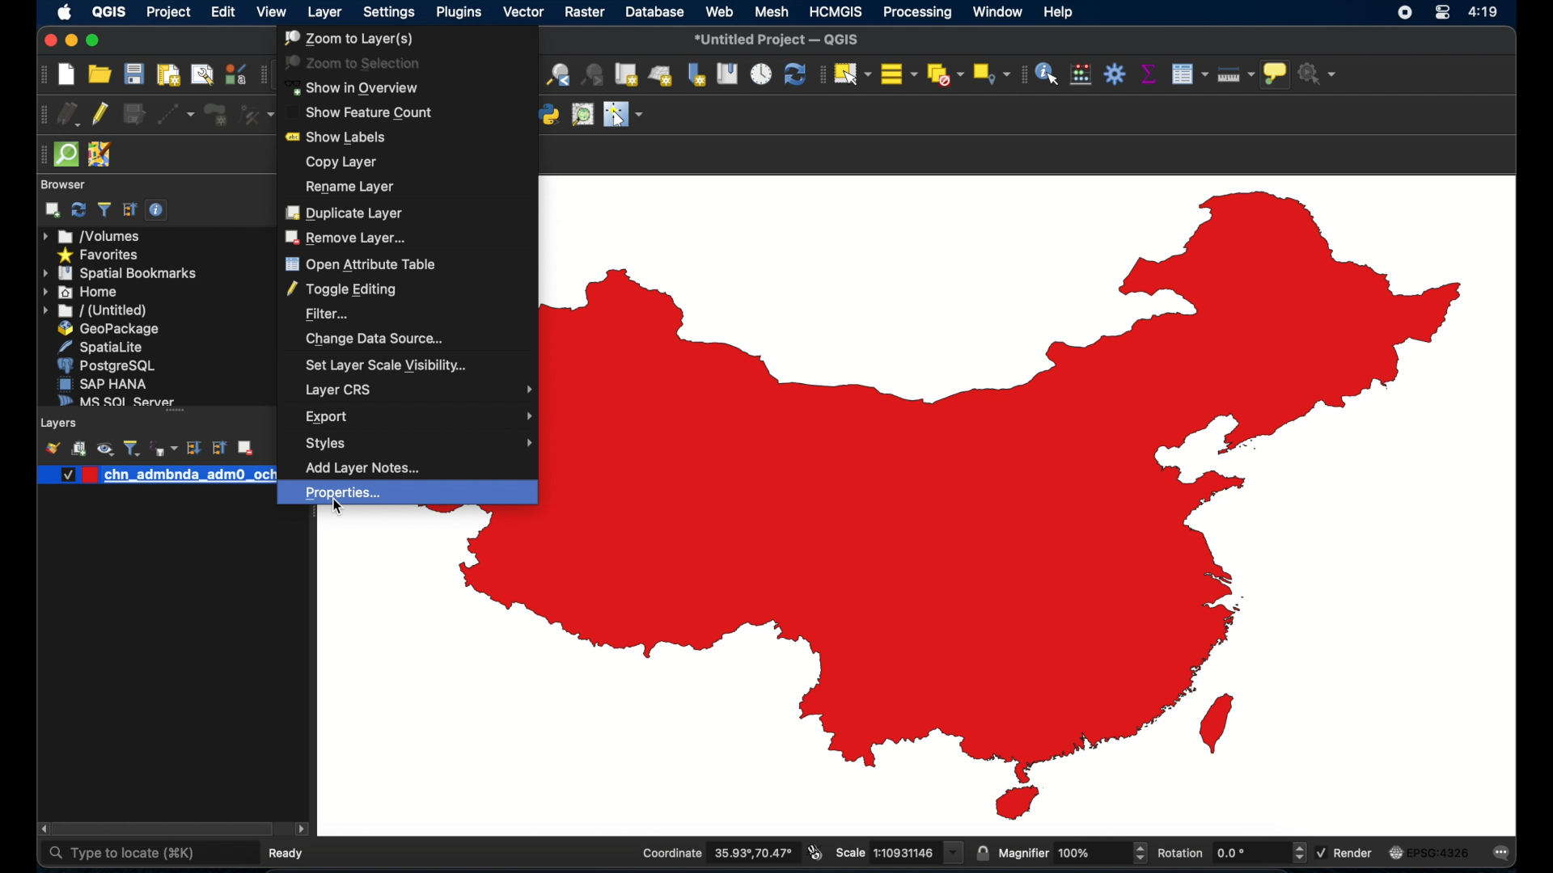 The width and height of the screenshot is (1553, 873). What do you see at coordinates (1276, 75) in the screenshot?
I see `show map tips` at bounding box center [1276, 75].